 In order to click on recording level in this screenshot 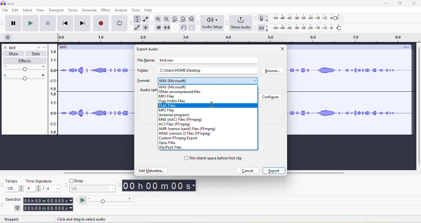, I will do `click(307, 18)`.